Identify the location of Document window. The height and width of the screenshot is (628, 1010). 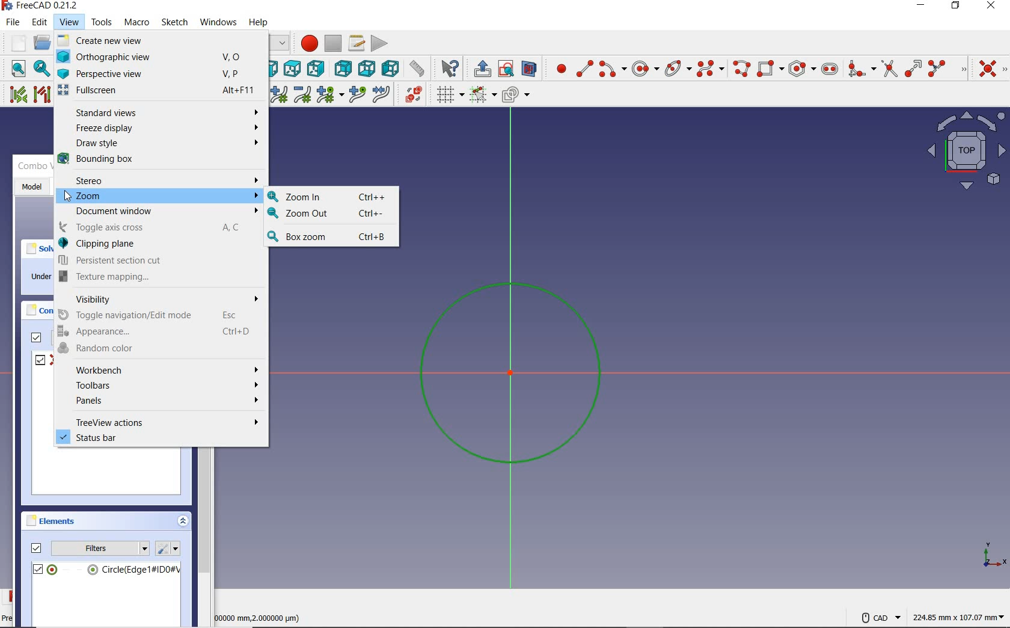
(167, 213).